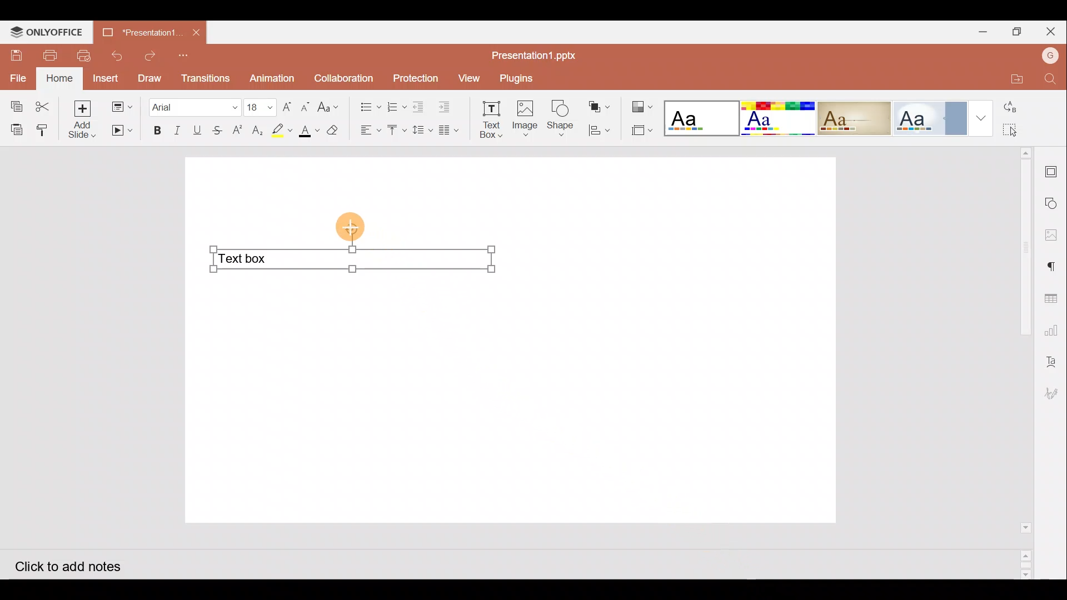  Describe the element at coordinates (177, 131) in the screenshot. I see `Italic` at that location.